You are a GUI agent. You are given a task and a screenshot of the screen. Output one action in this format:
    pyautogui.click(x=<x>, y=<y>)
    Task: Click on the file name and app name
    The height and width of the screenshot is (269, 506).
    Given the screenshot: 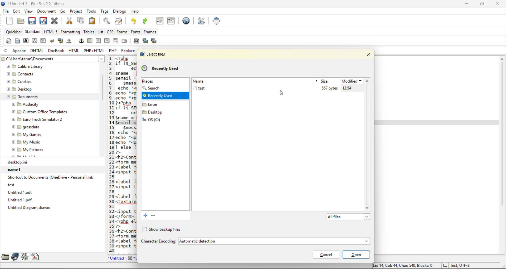 What is the action you would take?
    pyautogui.click(x=35, y=4)
    